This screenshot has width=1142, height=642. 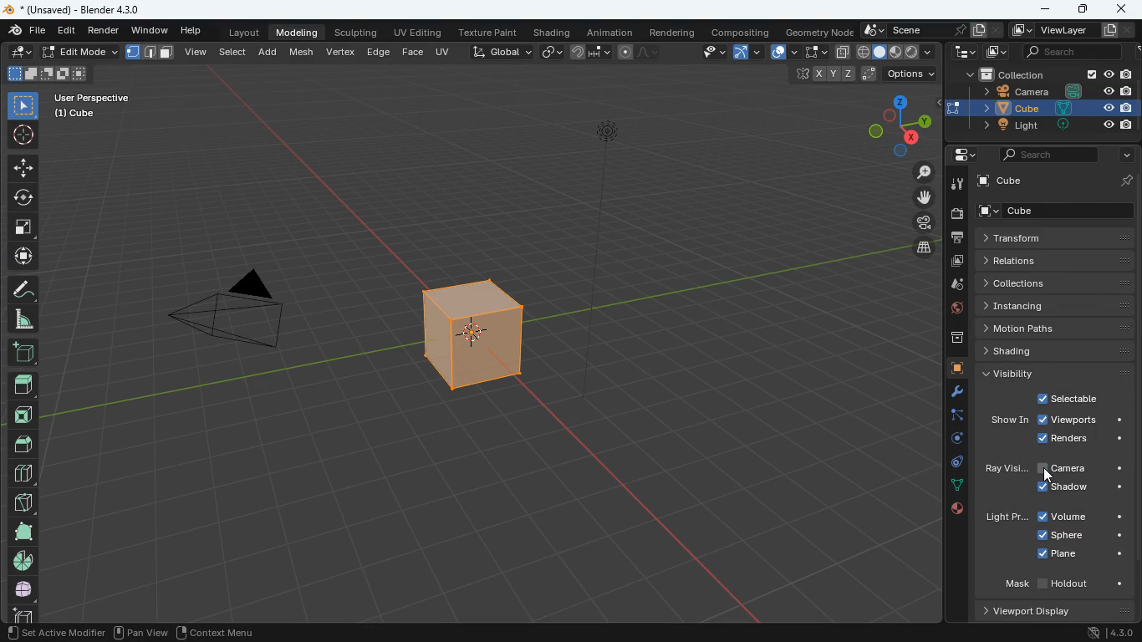 What do you see at coordinates (1086, 9) in the screenshot?
I see `maximize` at bounding box center [1086, 9].